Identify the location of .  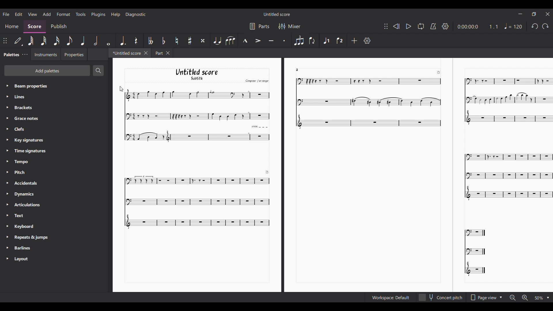
(6, 227).